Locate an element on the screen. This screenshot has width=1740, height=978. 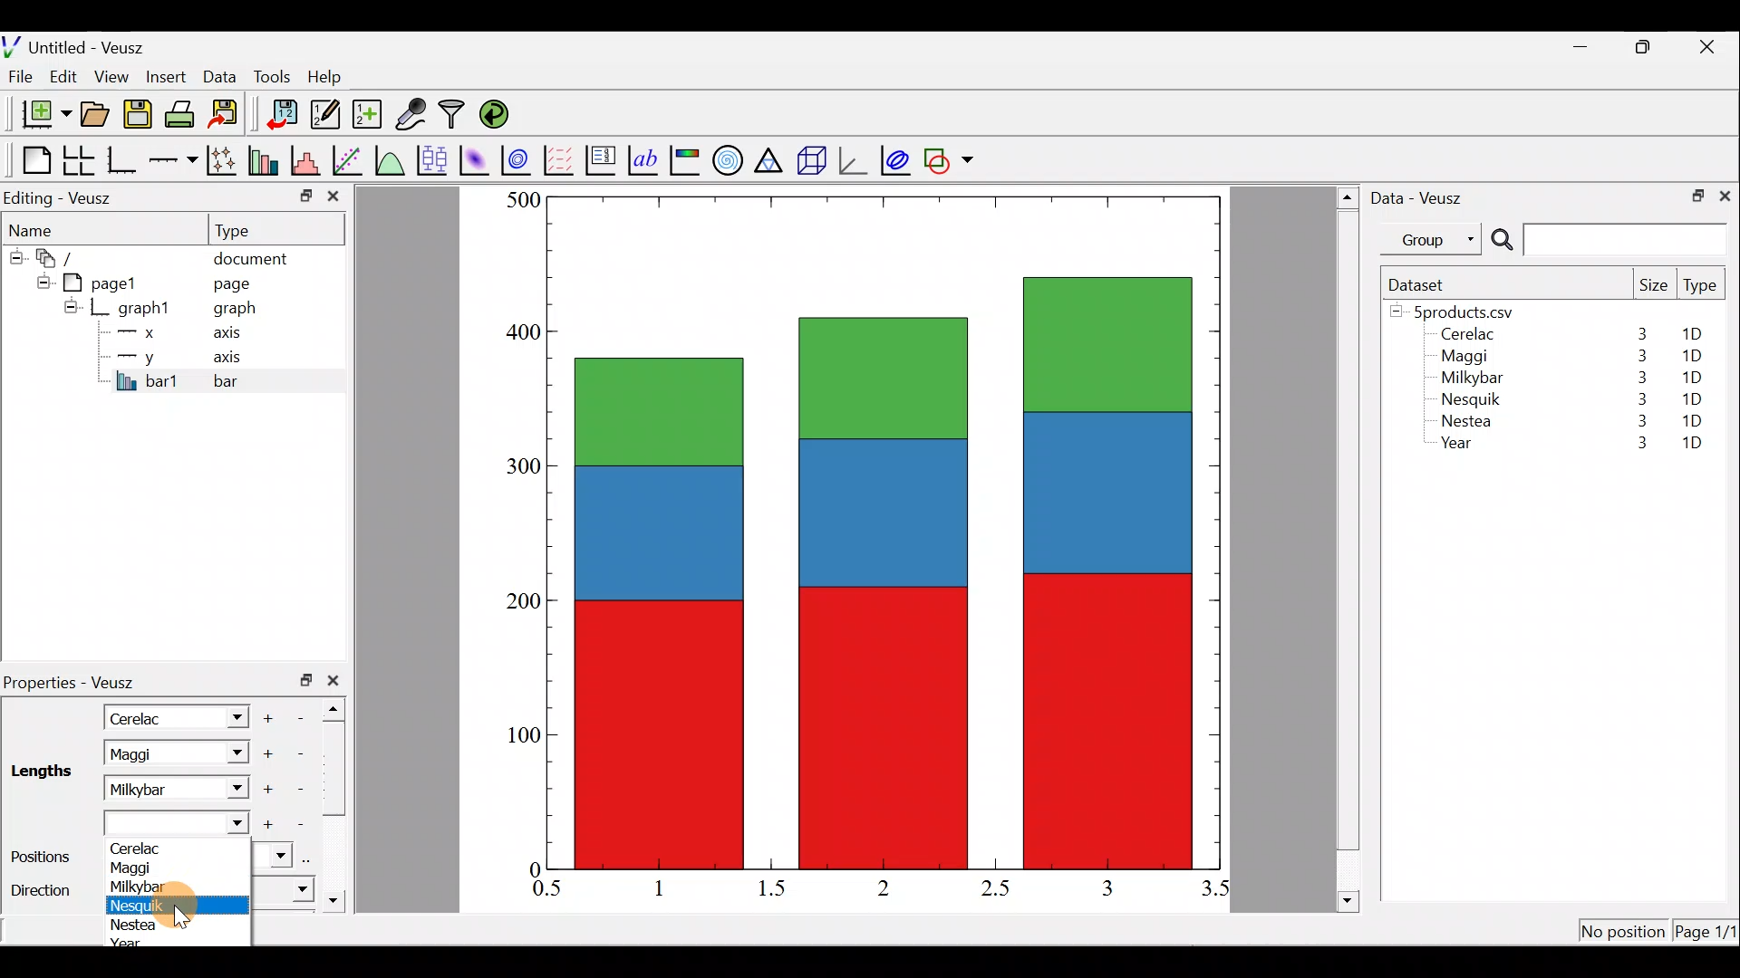
Milkybar is located at coordinates (136, 887).